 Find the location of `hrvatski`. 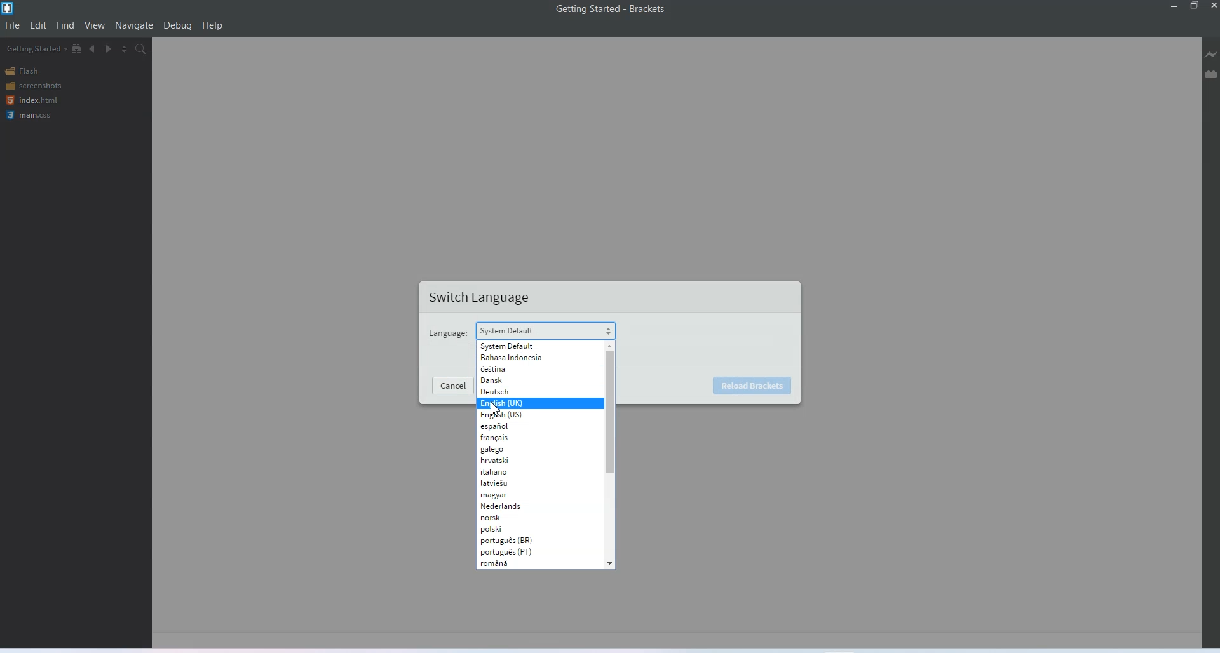

hrvatski is located at coordinates (527, 460).